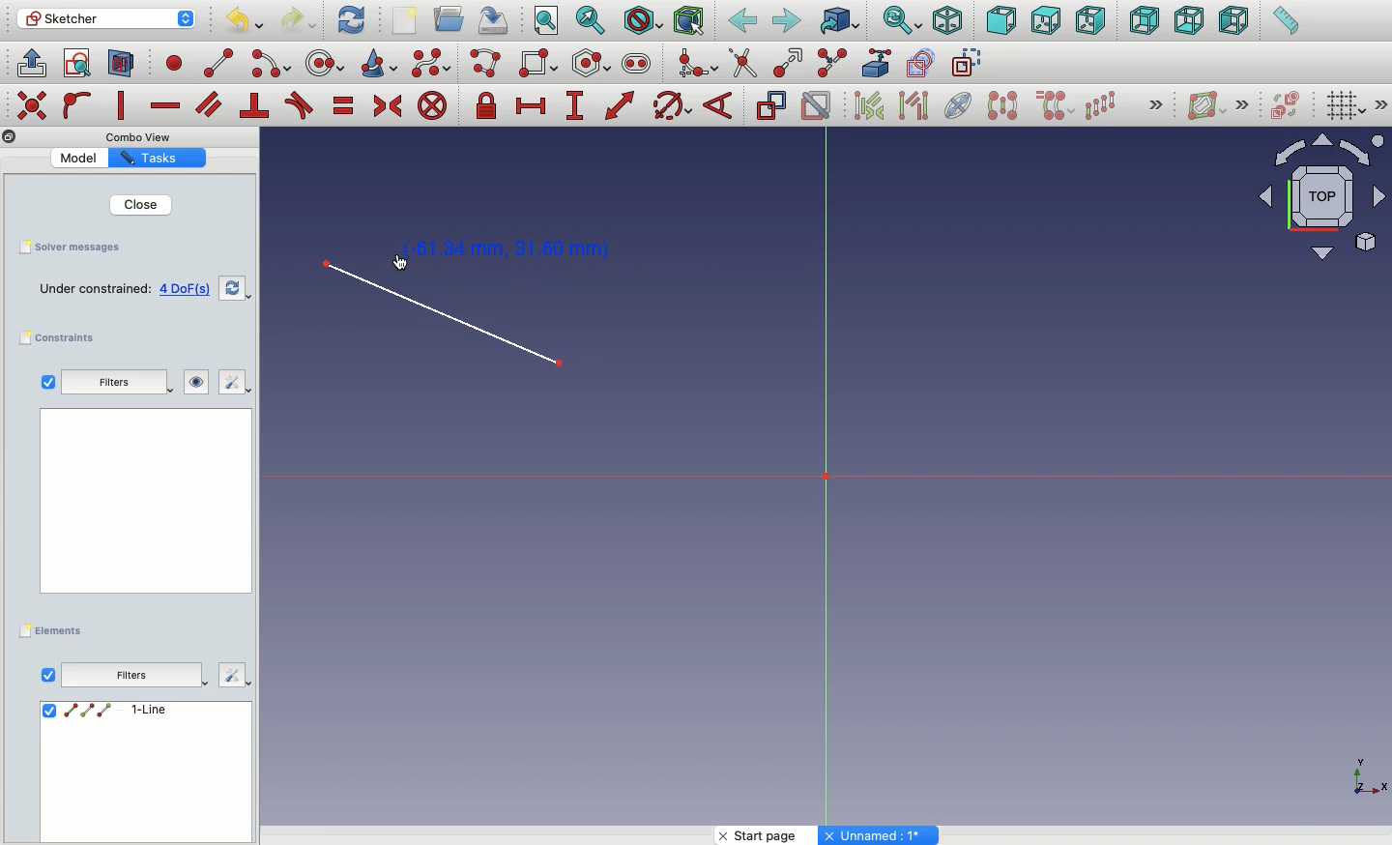 This screenshot has height=845, width=1392. I want to click on carbon copy, so click(924, 64).